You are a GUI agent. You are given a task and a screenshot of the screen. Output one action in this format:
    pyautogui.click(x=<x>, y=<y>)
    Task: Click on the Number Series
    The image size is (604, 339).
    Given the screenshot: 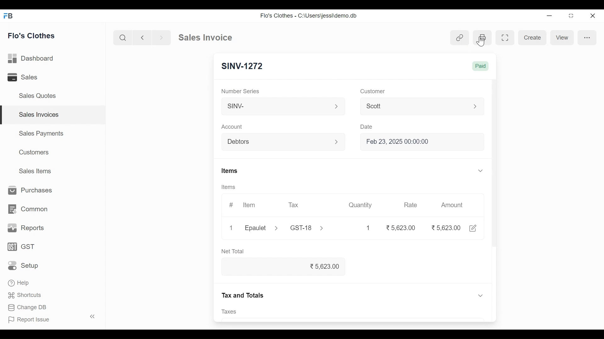 What is the action you would take?
    pyautogui.click(x=242, y=91)
    